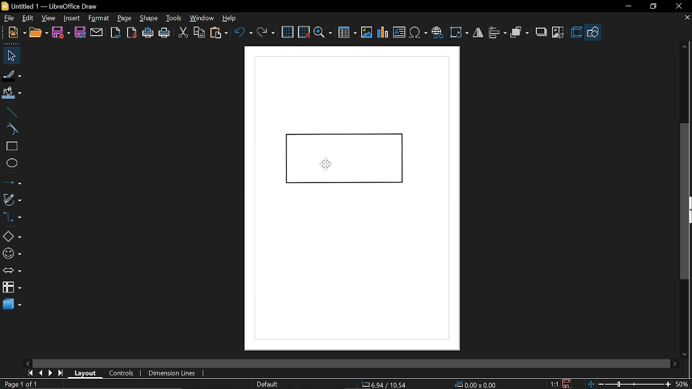  What do you see at coordinates (385, 384) in the screenshot?
I see `Co-ordinate` at bounding box center [385, 384].